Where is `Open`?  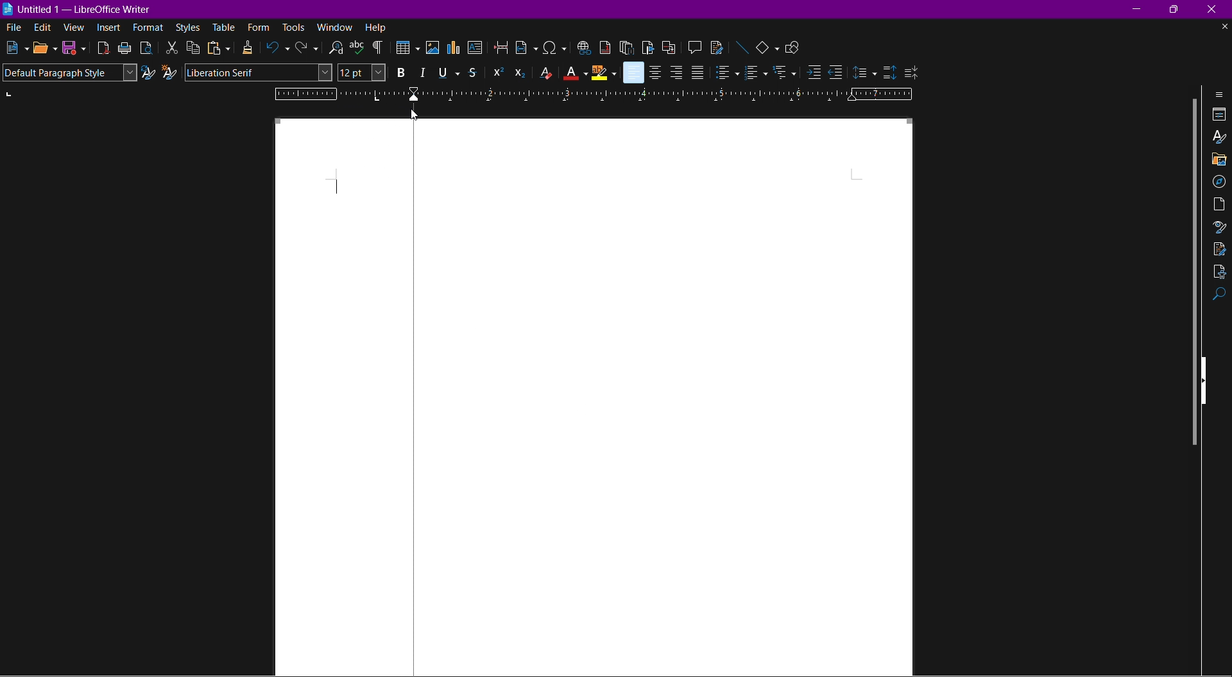 Open is located at coordinates (45, 48).